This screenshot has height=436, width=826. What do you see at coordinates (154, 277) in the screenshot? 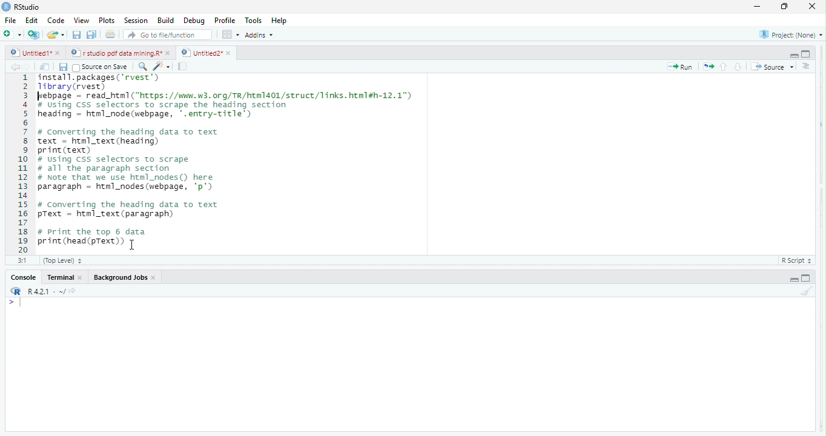
I see `close` at bounding box center [154, 277].